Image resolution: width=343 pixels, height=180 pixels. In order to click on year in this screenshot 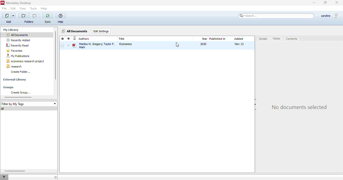, I will do `click(204, 39)`.